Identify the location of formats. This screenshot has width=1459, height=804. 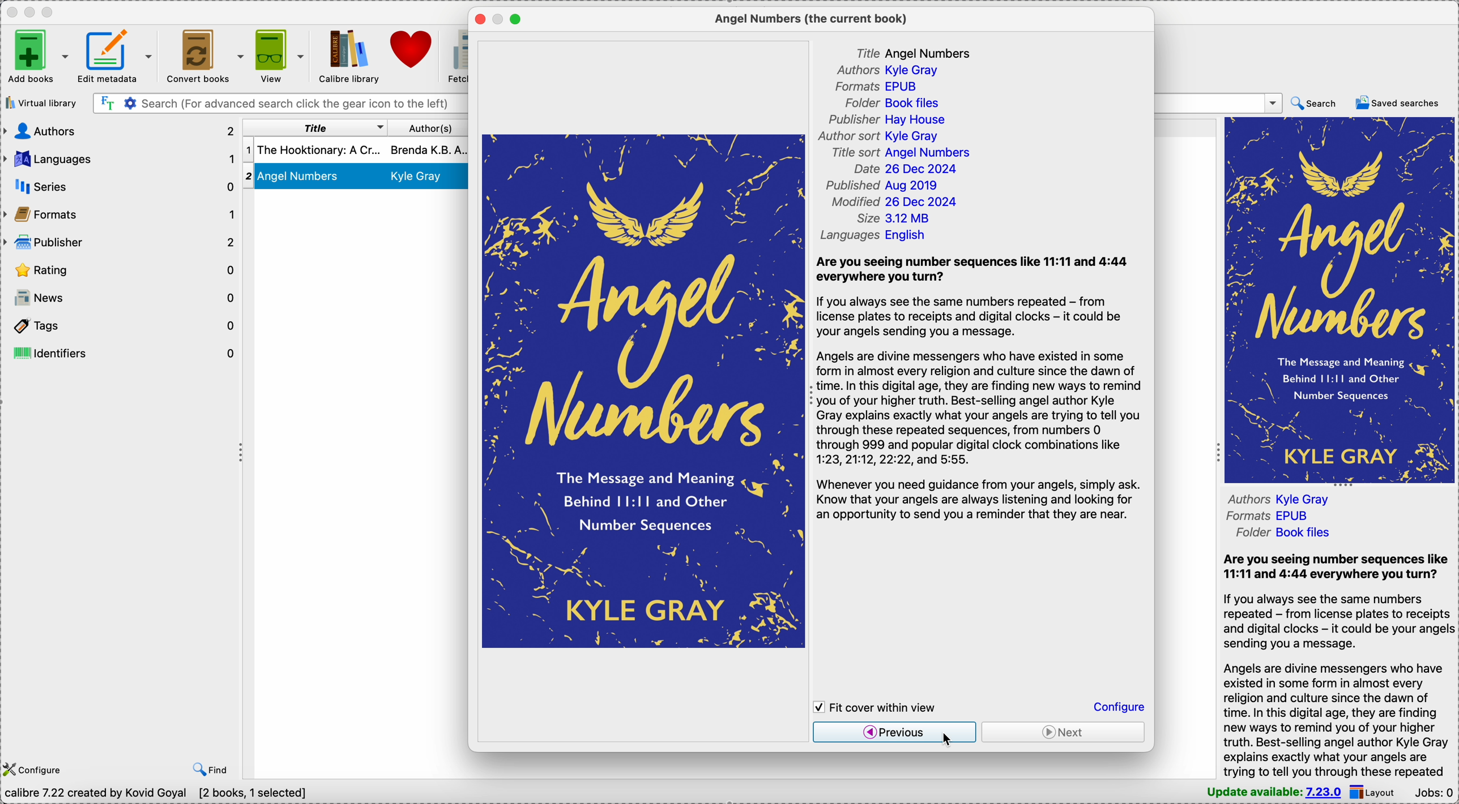
(120, 215).